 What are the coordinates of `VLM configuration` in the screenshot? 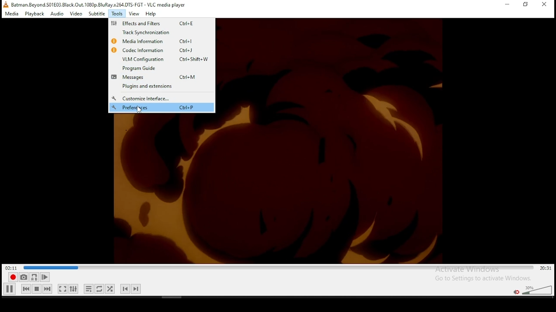 It's located at (162, 59).